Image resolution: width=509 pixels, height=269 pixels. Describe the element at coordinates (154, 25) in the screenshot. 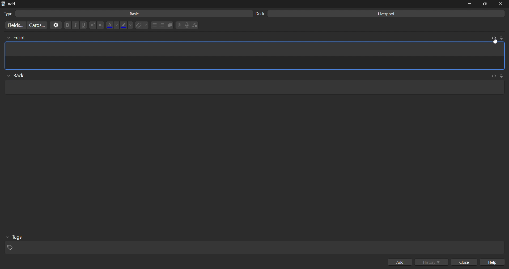

I see `unordered list` at that location.